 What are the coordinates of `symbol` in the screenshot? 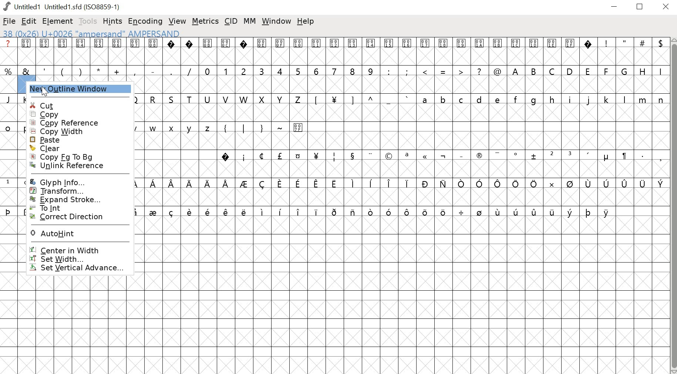 It's located at (625, 184).